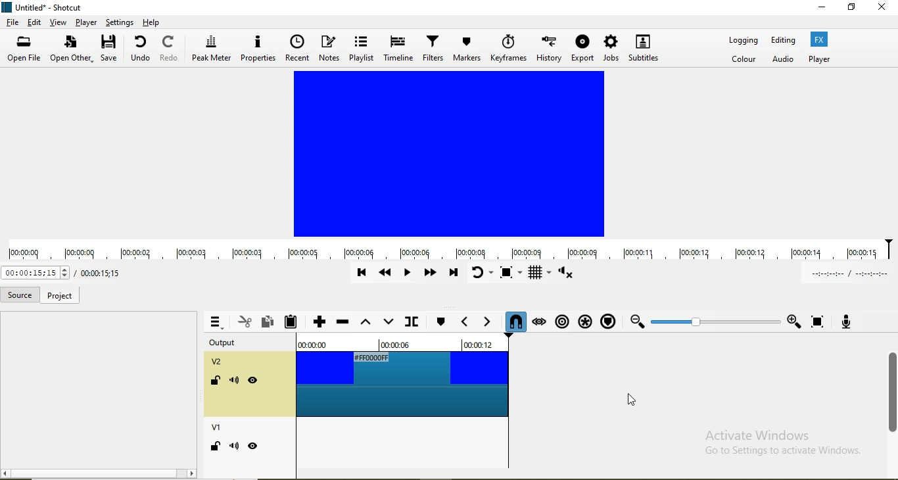 The image size is (898, 480). What do you see at coordinates (550, 47) in the screenshot?
I see `history` at bounding box center [550, 47].